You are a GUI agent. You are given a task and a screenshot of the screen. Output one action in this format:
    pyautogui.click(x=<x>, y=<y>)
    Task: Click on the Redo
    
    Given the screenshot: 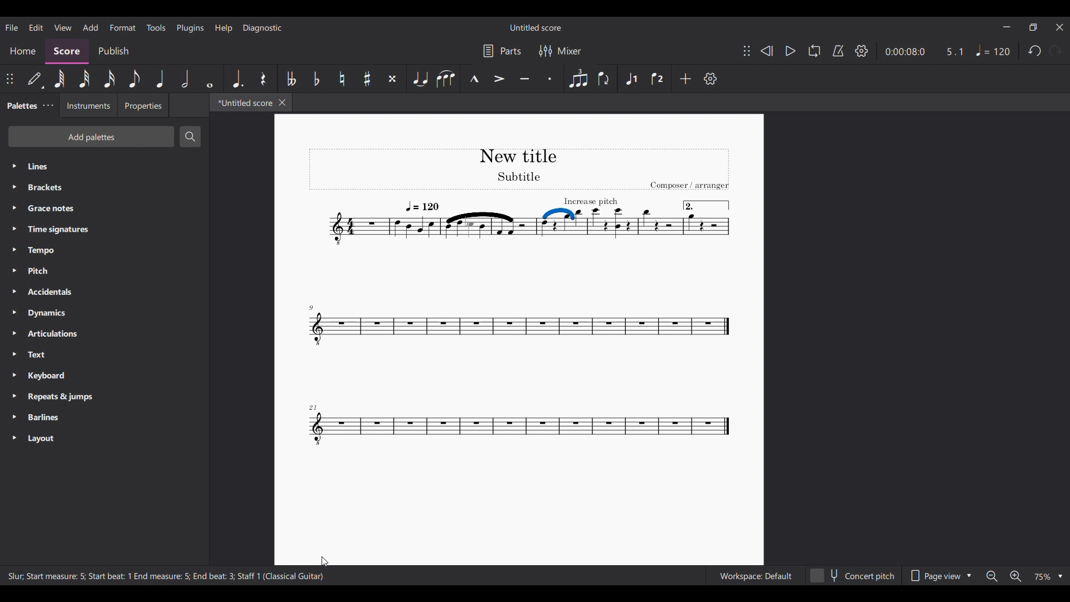 What is the action you would take?
    pyautogui.click(x=1056, y=51)
    